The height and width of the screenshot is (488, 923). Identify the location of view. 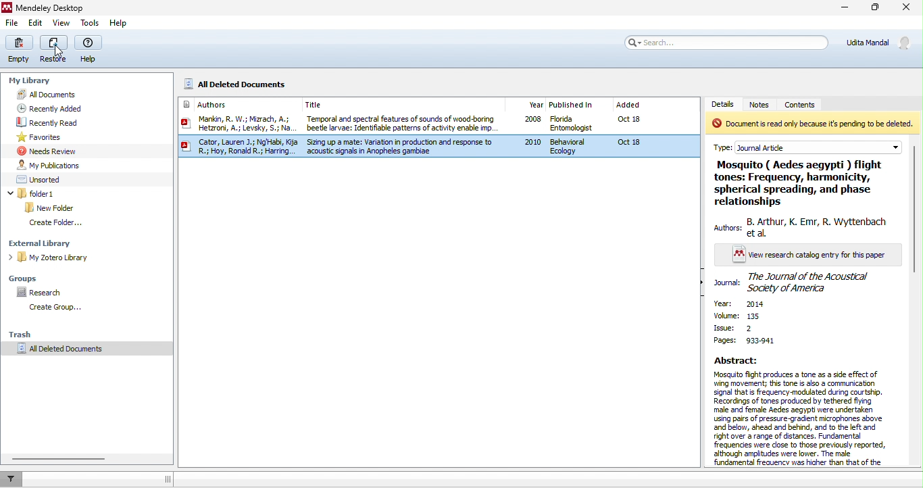
(61, 24).